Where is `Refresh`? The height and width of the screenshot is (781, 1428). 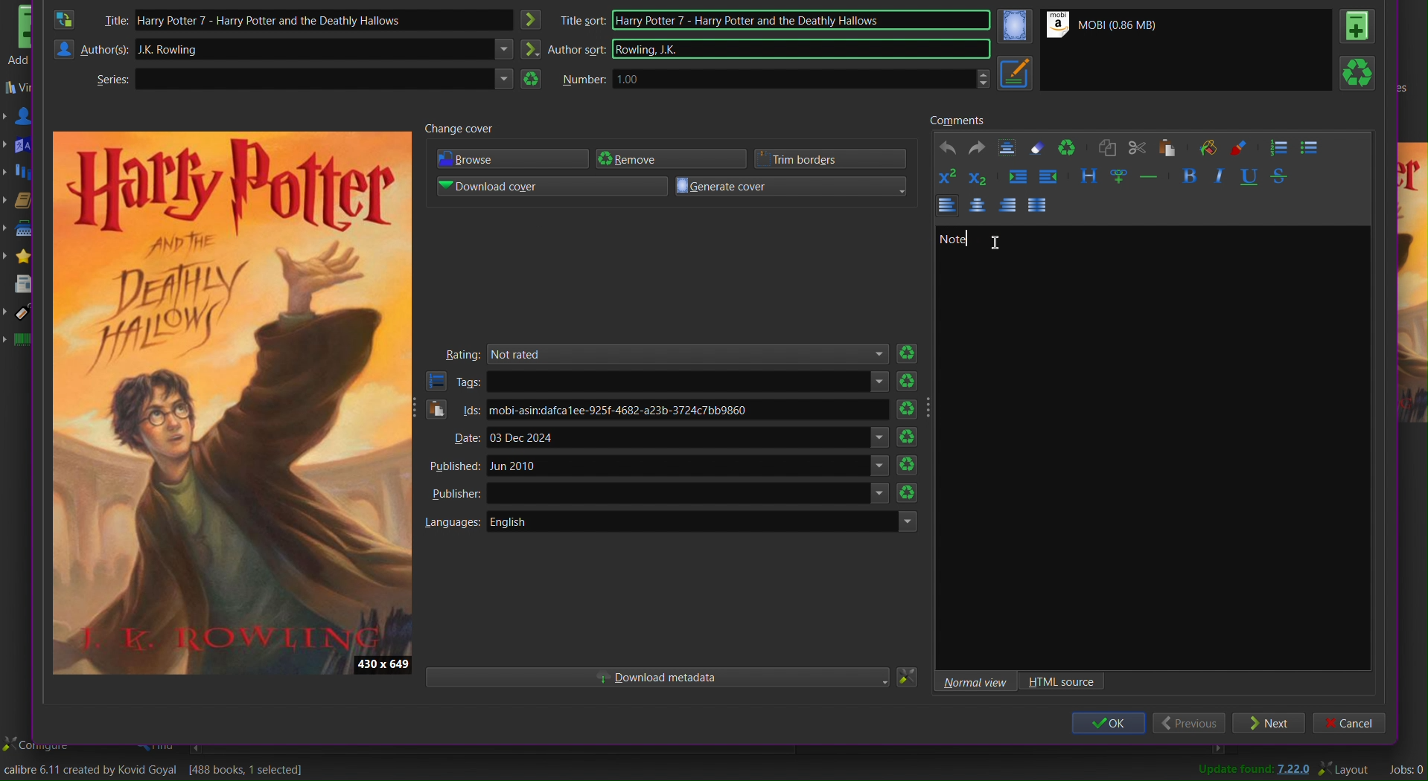 Refresh is located at coordinates (1358, 72).